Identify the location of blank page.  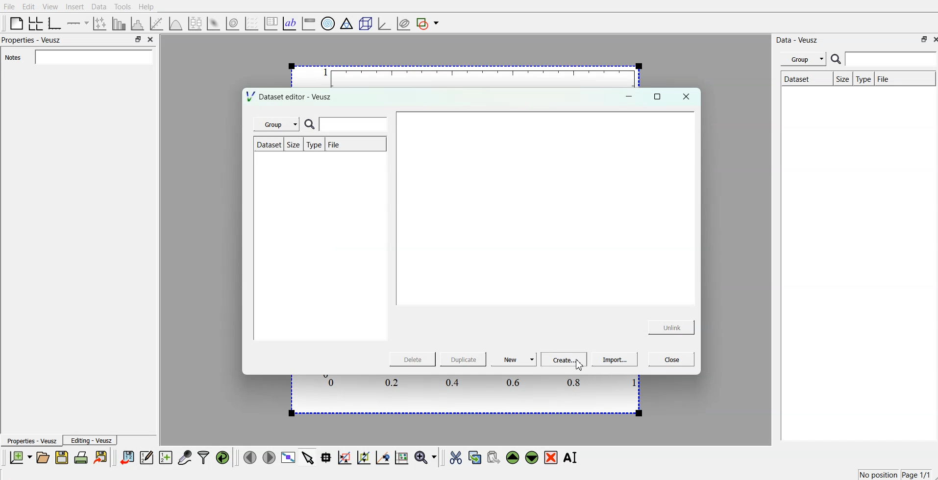
(15, 23).